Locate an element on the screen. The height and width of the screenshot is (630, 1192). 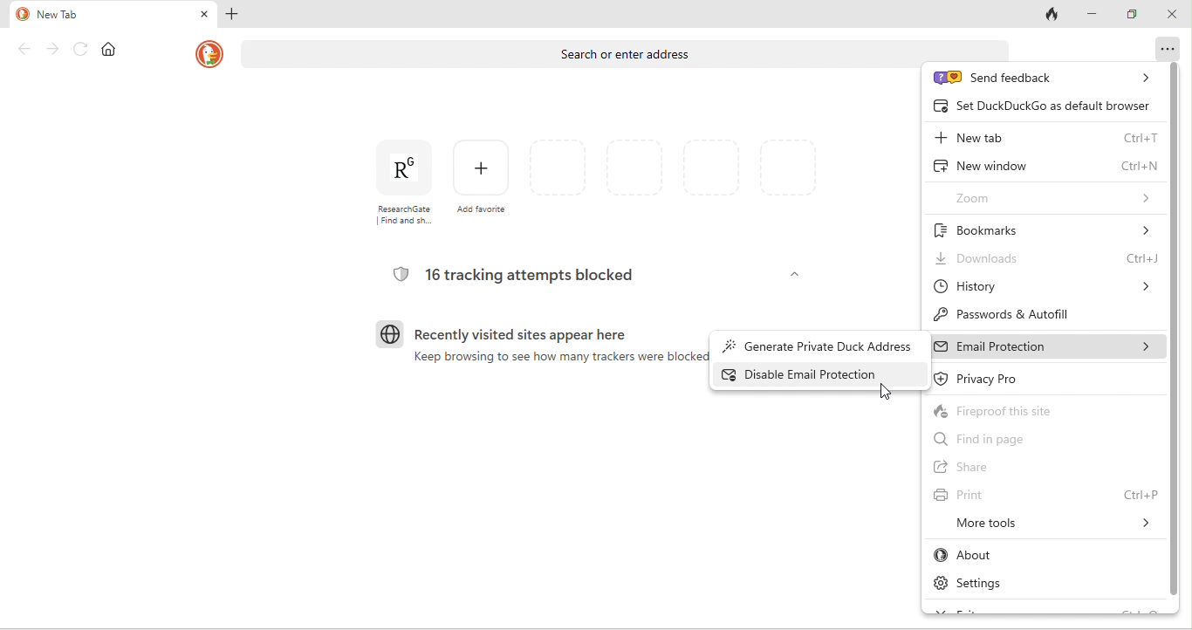
email protection is located at coordinates (1046, 347).